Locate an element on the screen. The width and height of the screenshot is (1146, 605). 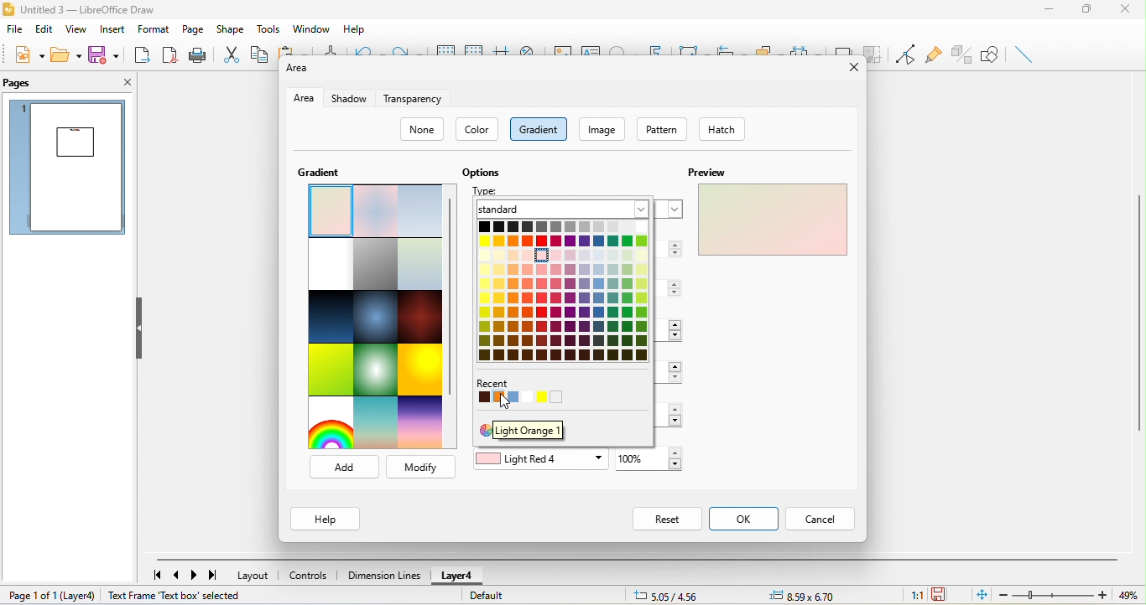
save is located at coordinates (104, 54).